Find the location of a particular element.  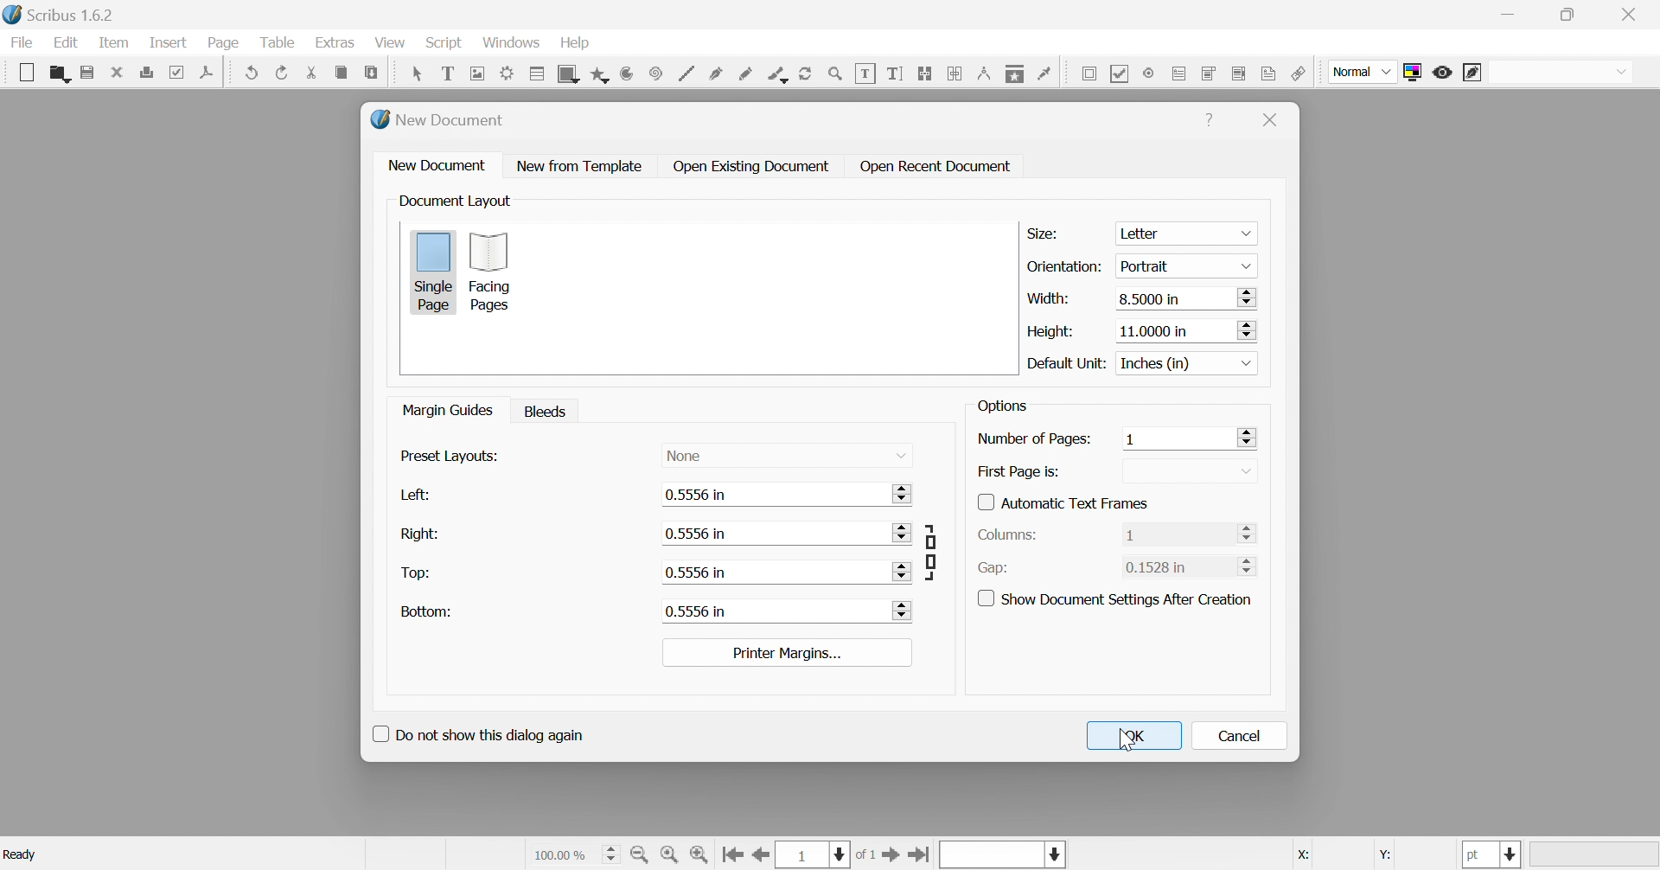

 is located at coordinates (27, 69).